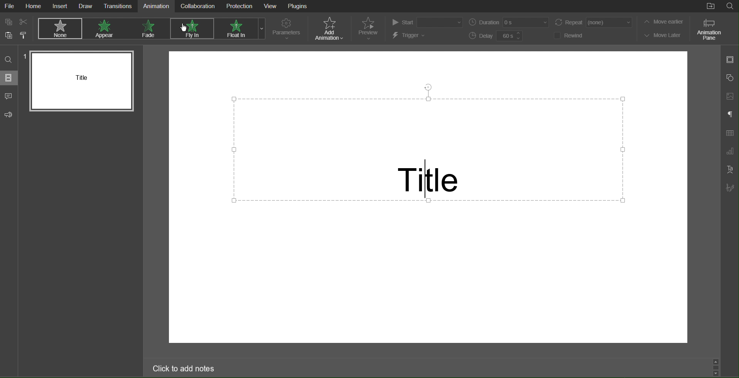 This screenshot has height=378, width=739. Describe the element at coordinates (426, 22) in the screenshot. I see `Start` at that location.